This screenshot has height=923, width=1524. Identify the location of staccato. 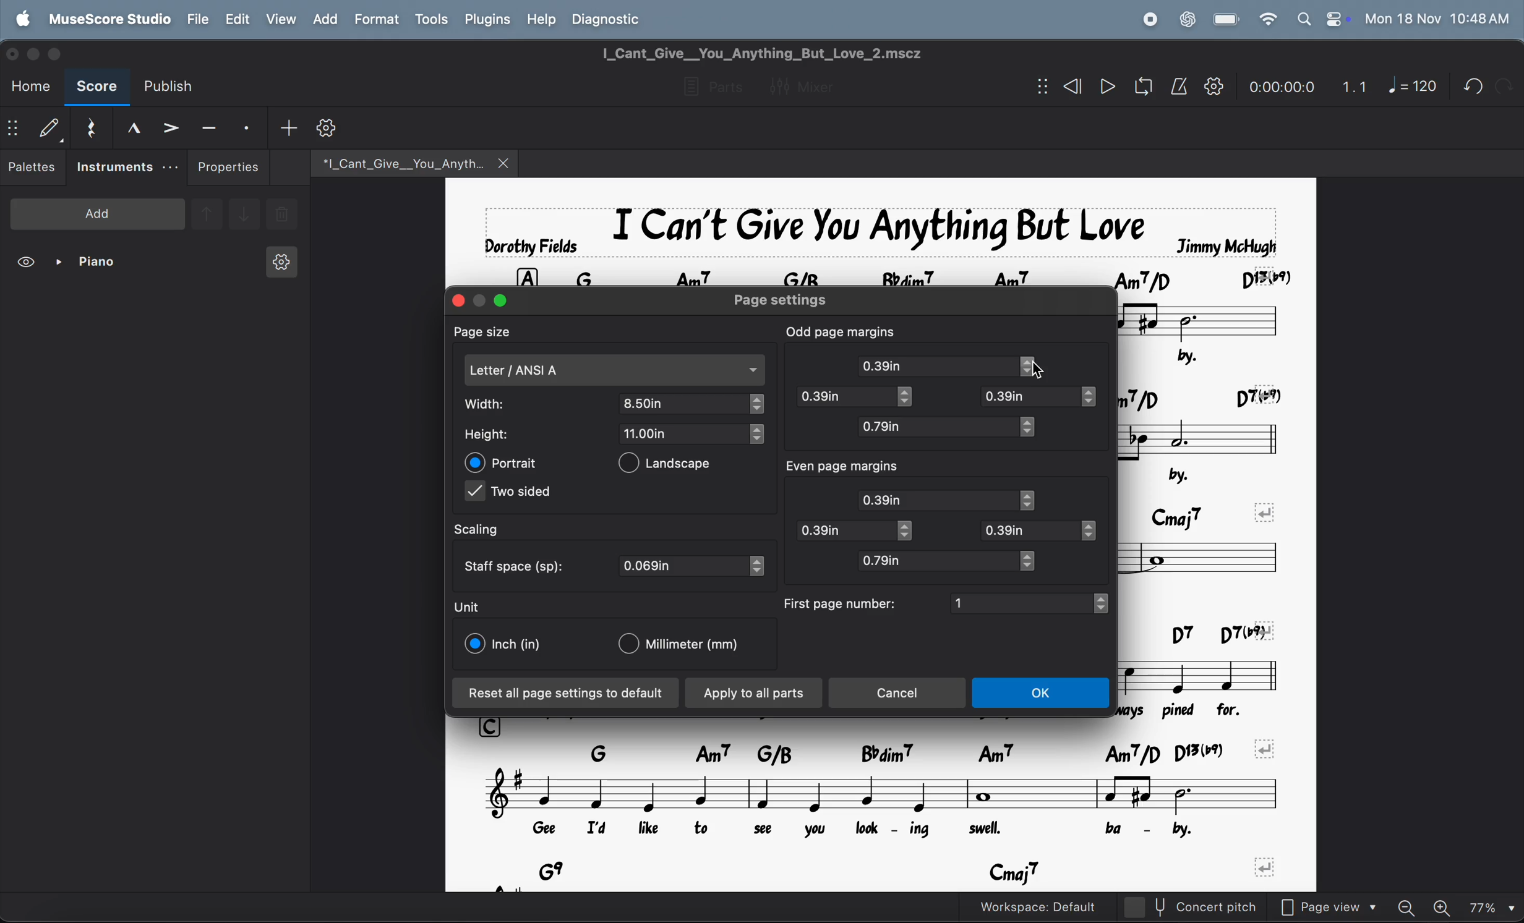
(249, 127).